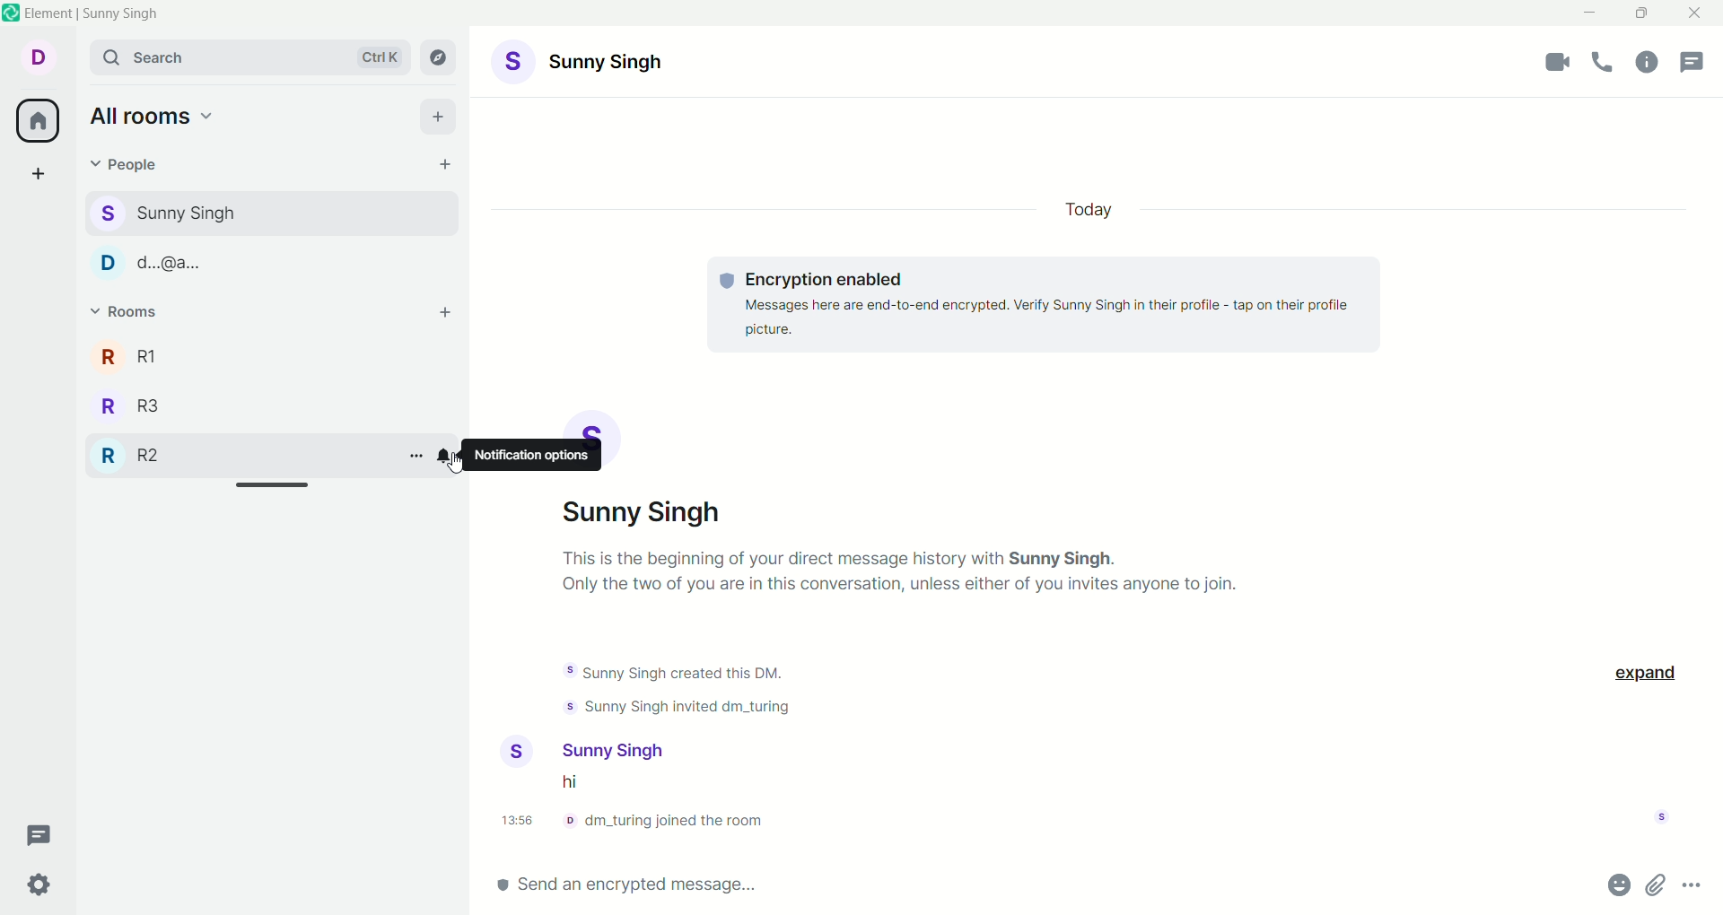  What do you see at coordinates (1605, 64) in the screenshot?
I see `voice call` at bounding box center [1605, 64].